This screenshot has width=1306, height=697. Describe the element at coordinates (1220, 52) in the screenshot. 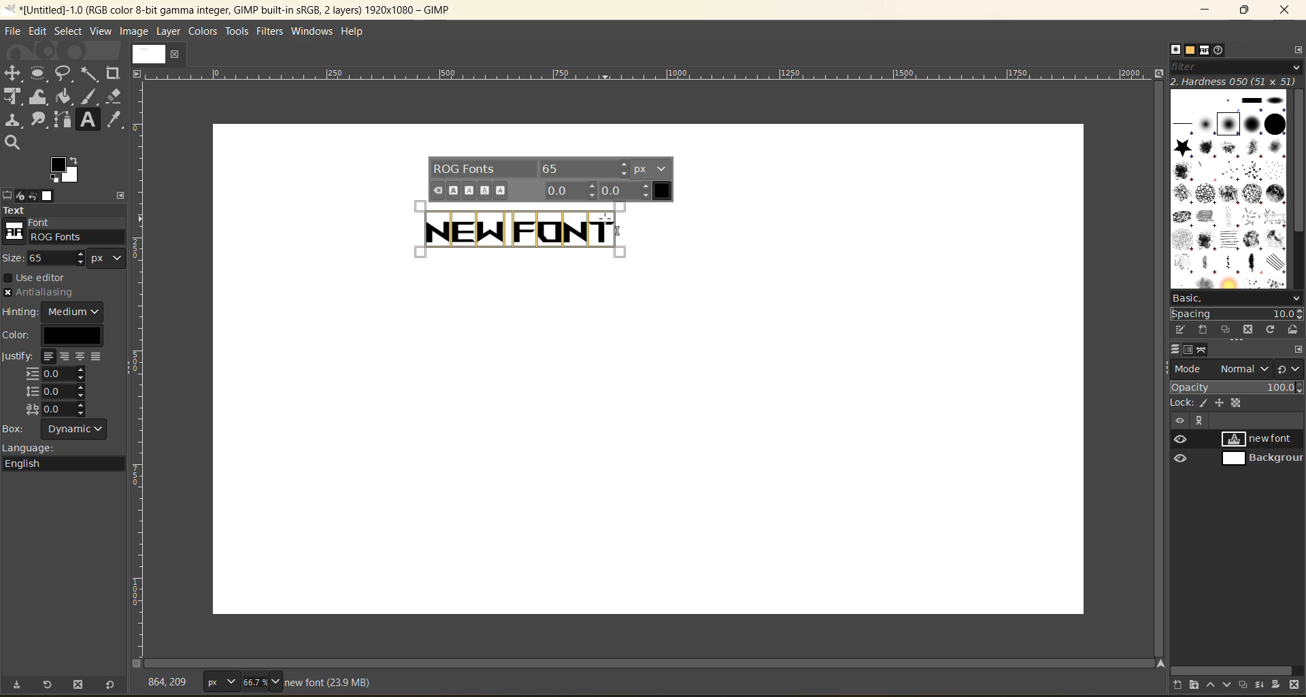

I see `document history` at that location.